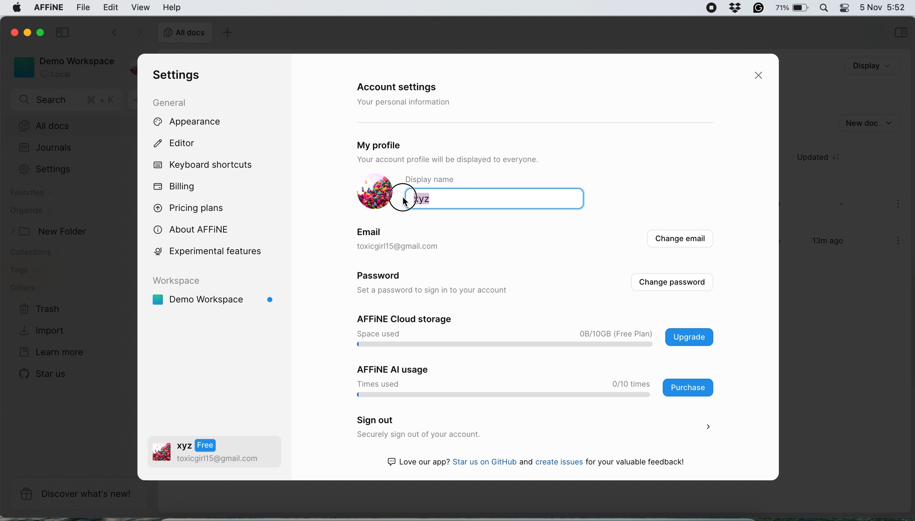 Image resolution: width=915 pixels, height=521 pixels. I want to click on your personal information, so click(406, 102).